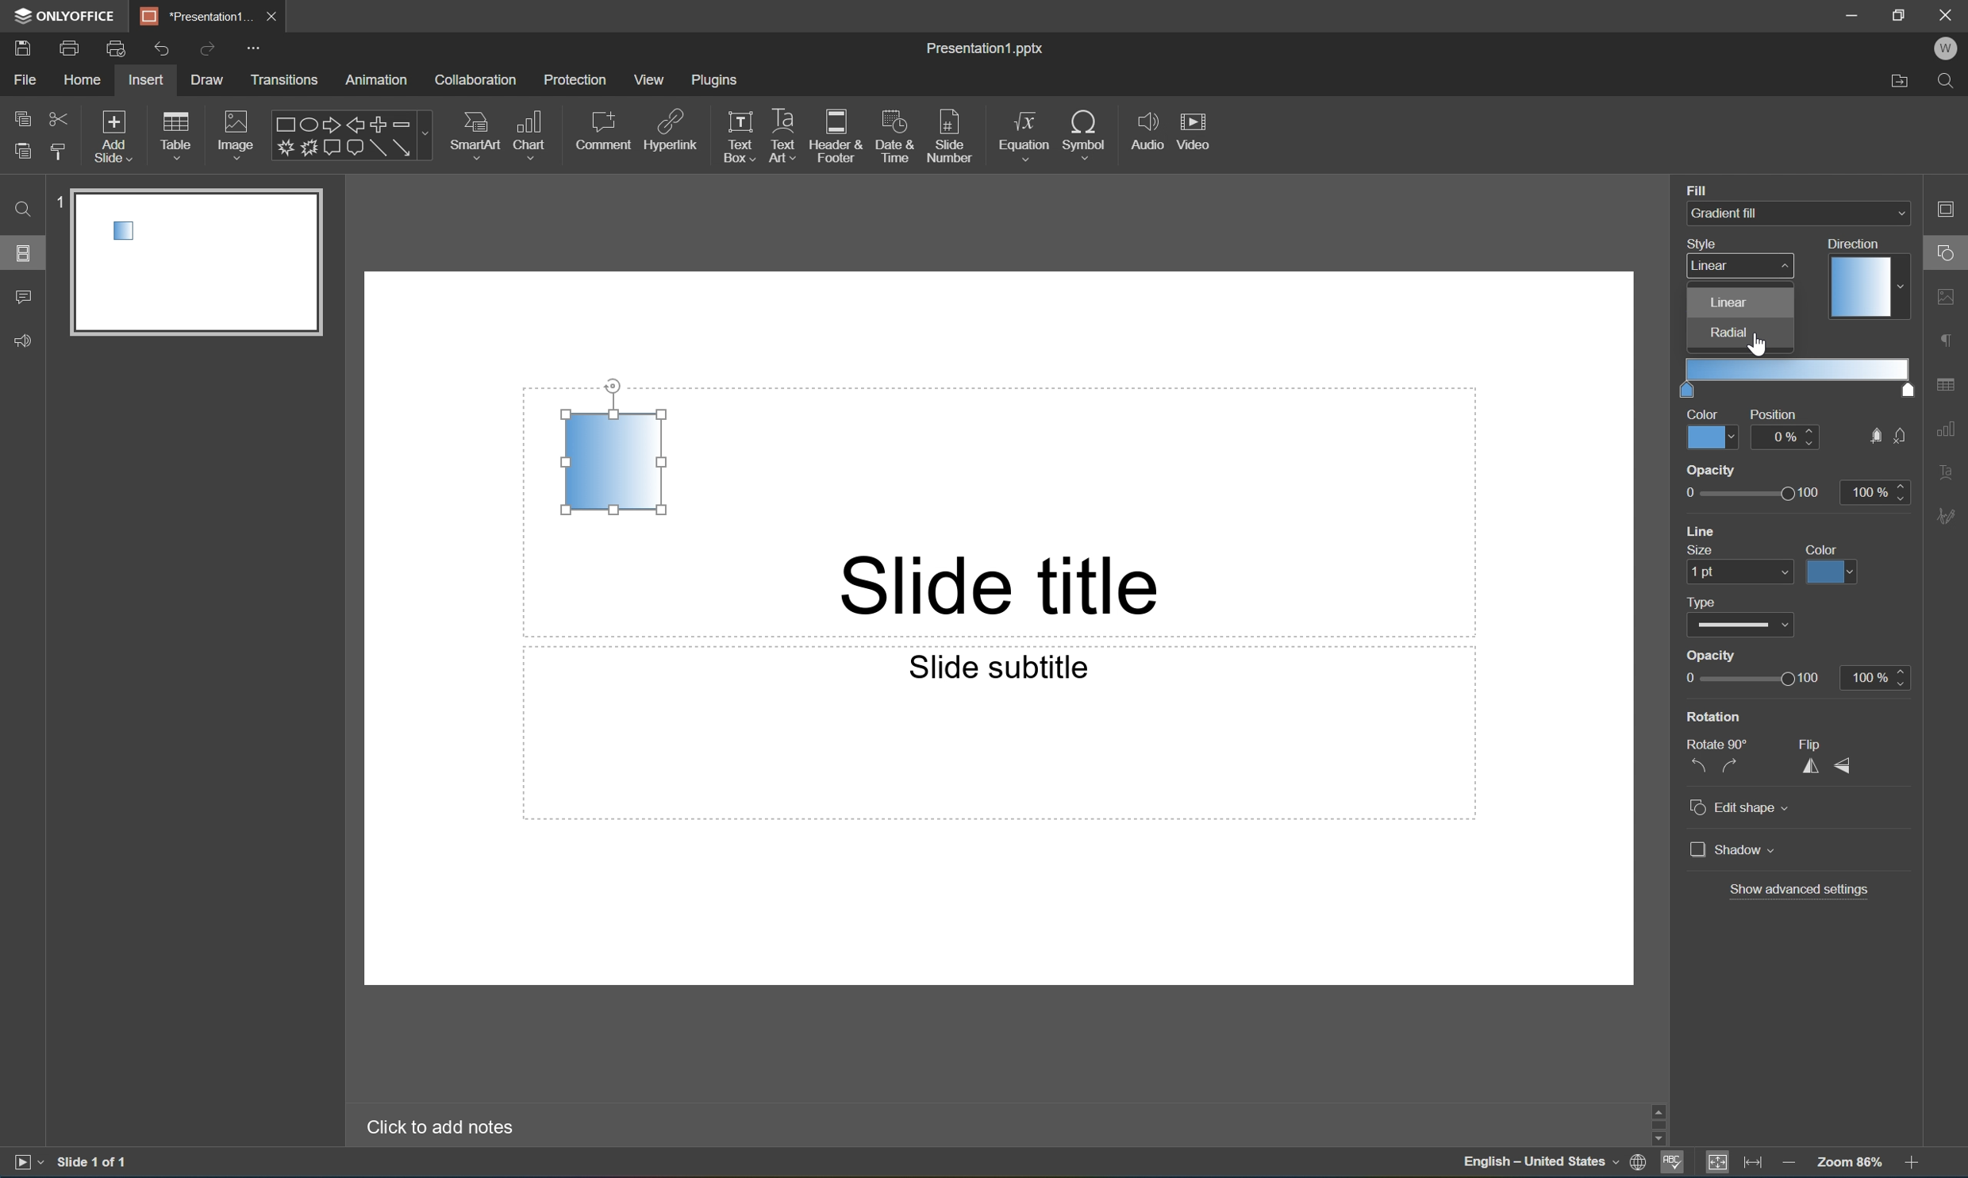  I want to click on Ellipse, so click(306, 126).